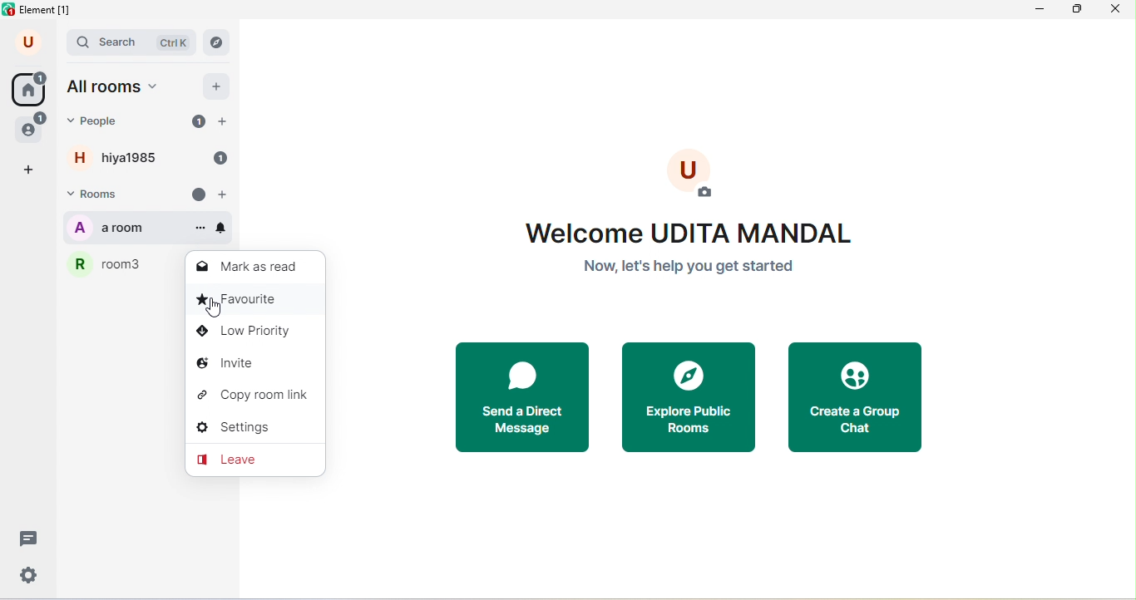 The image size is (1136, 600). What do you see at coordinates (528, 399) in the screenshot?
I see `send a direct chat` at bounding box center [528, 399].